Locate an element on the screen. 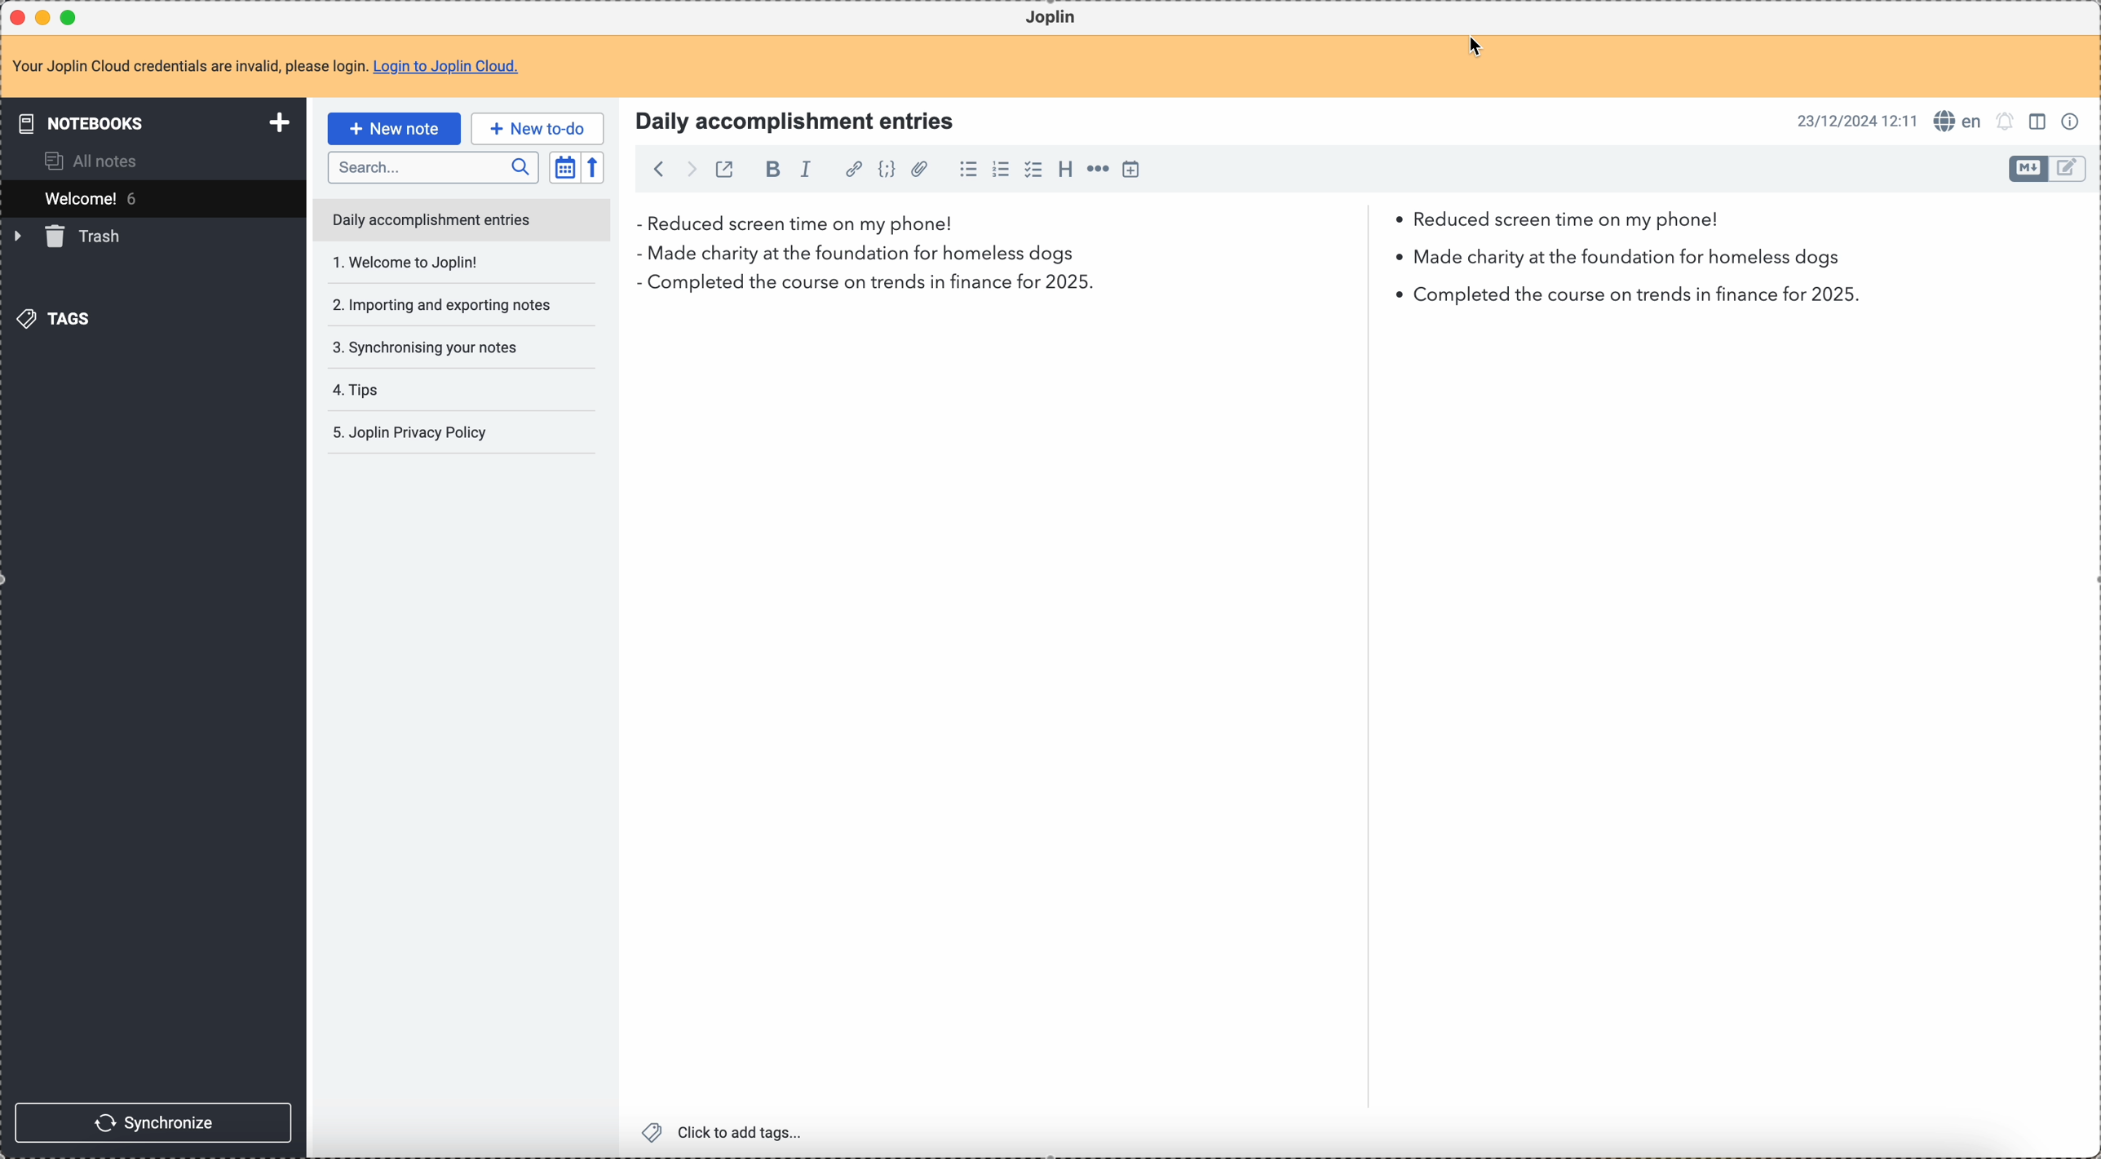  bulleted list is located at coordinates (968, 171).